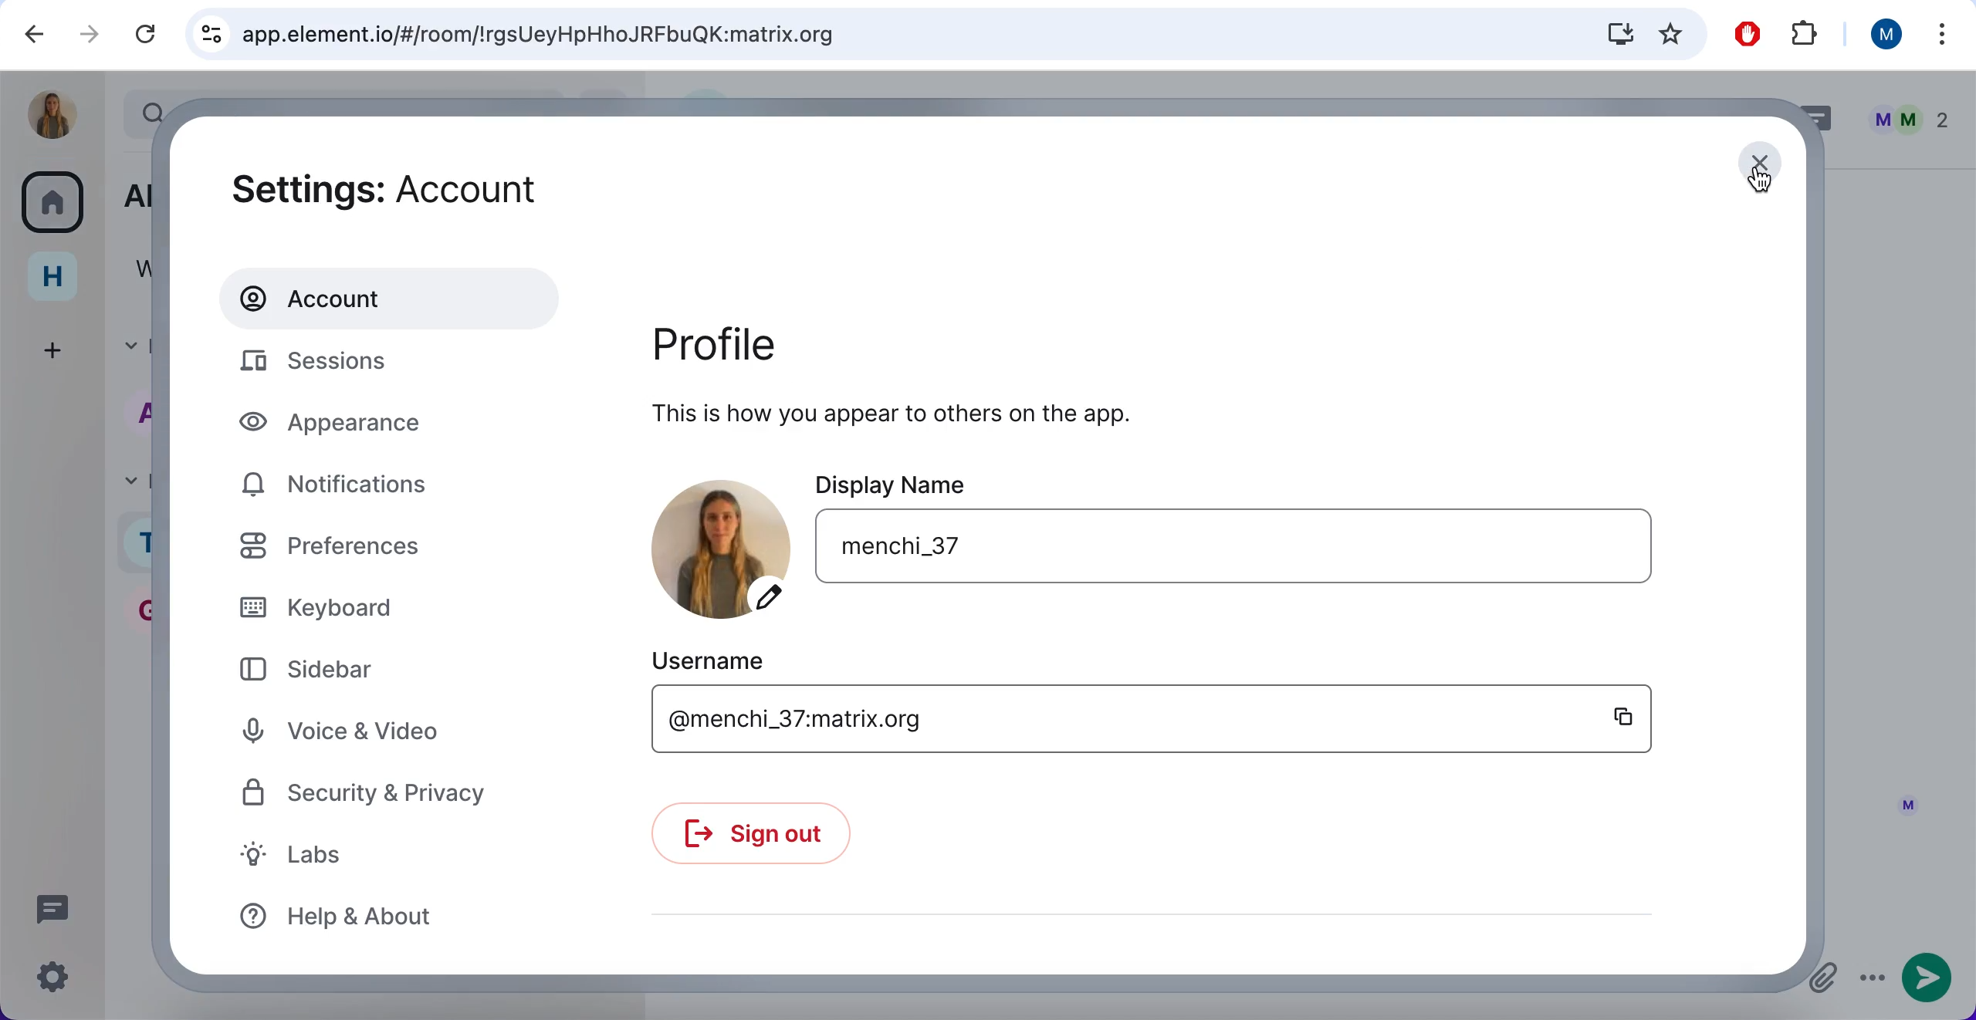 Image resolution: width=1976 pixels, height=1020 pixels. Describe the element at coordinates (1822, 980) in the screenshot. I see `attachments` at that location.